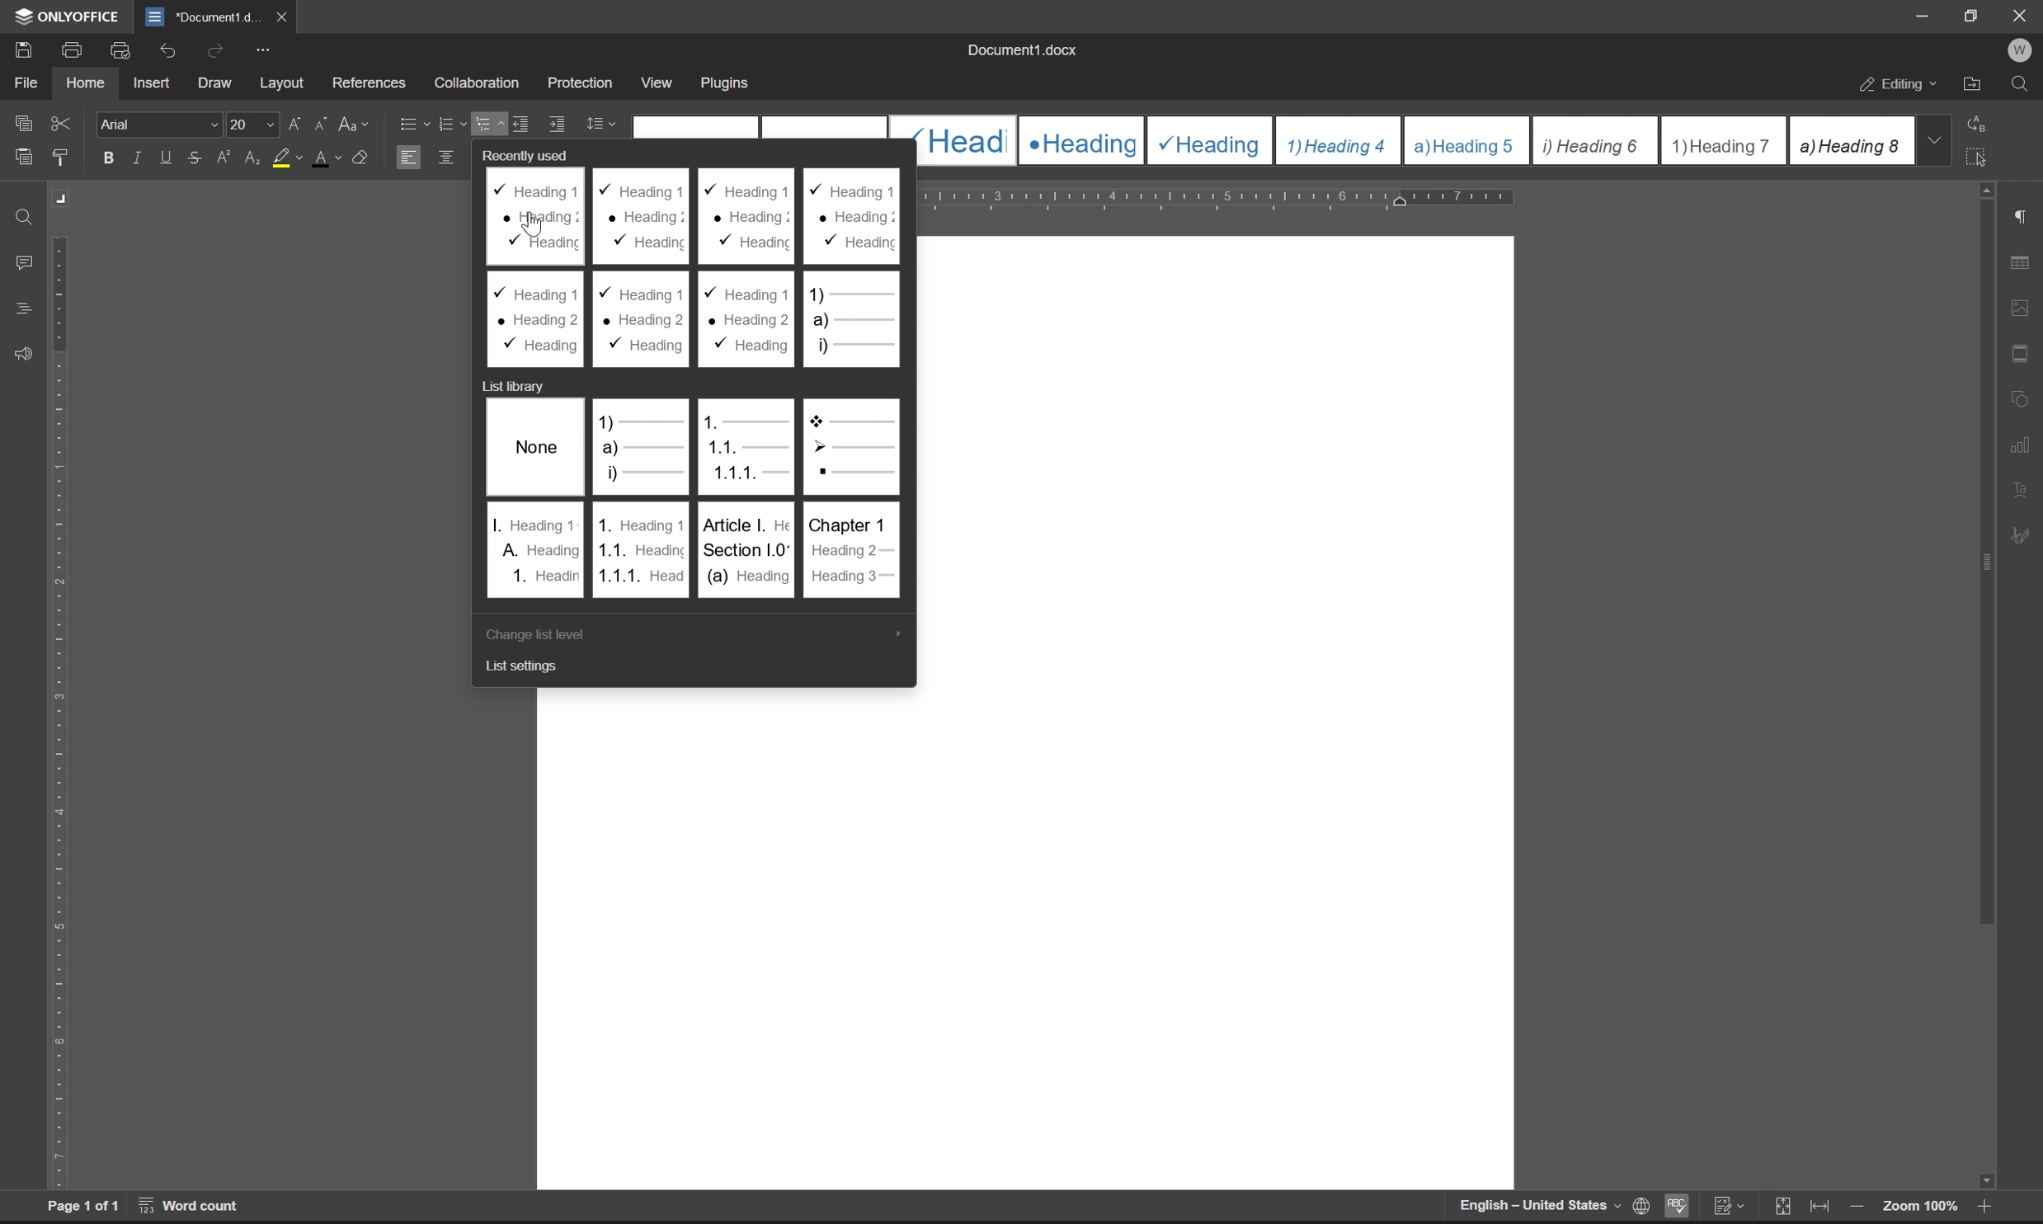 Image resolution: width=2043 pixels, height=1224 pixels. I want to click on strikethrough, so click(195, 157).